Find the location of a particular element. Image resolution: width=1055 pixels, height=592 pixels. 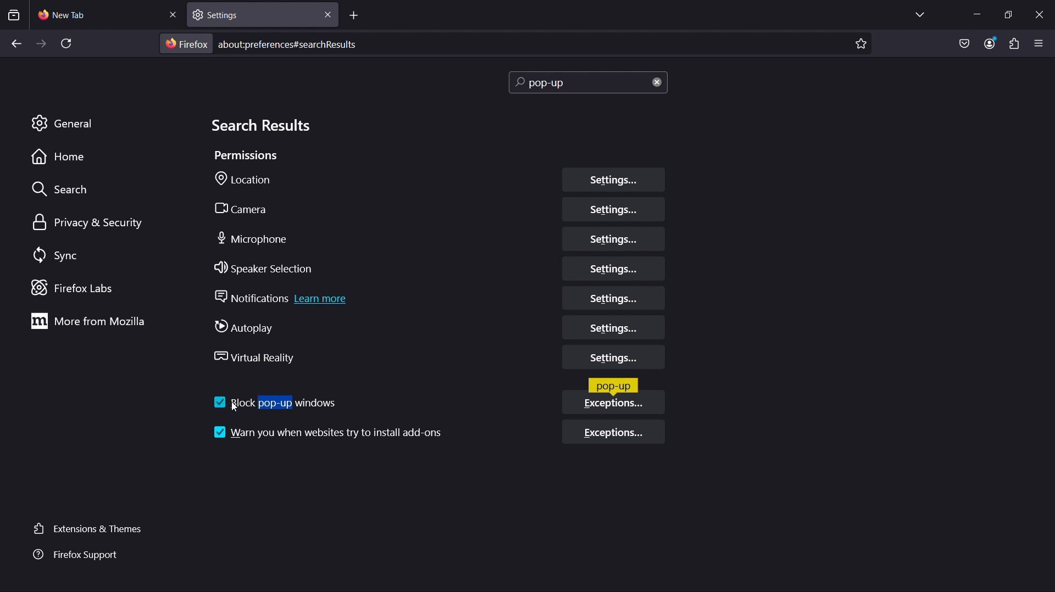

Search Results is located at coordinates (261, 126).